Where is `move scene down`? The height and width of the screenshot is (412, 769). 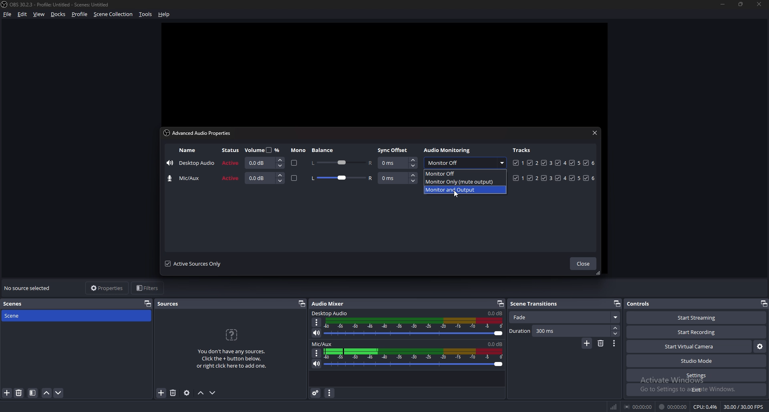
move scene down is located at coordinates (58, 393).